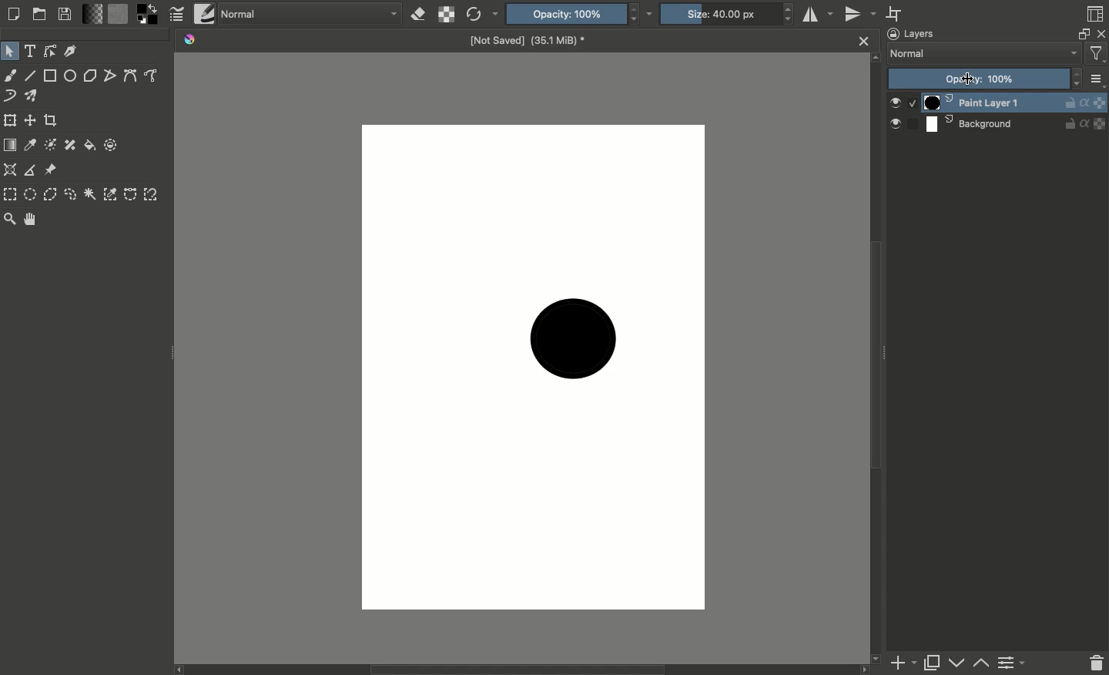 The height and width of the screenshot is (675, 1109). What do you see at coordinates (894, 14) in the screenshot?
I see `Wrap around mode` at bounding box center [894, 14].